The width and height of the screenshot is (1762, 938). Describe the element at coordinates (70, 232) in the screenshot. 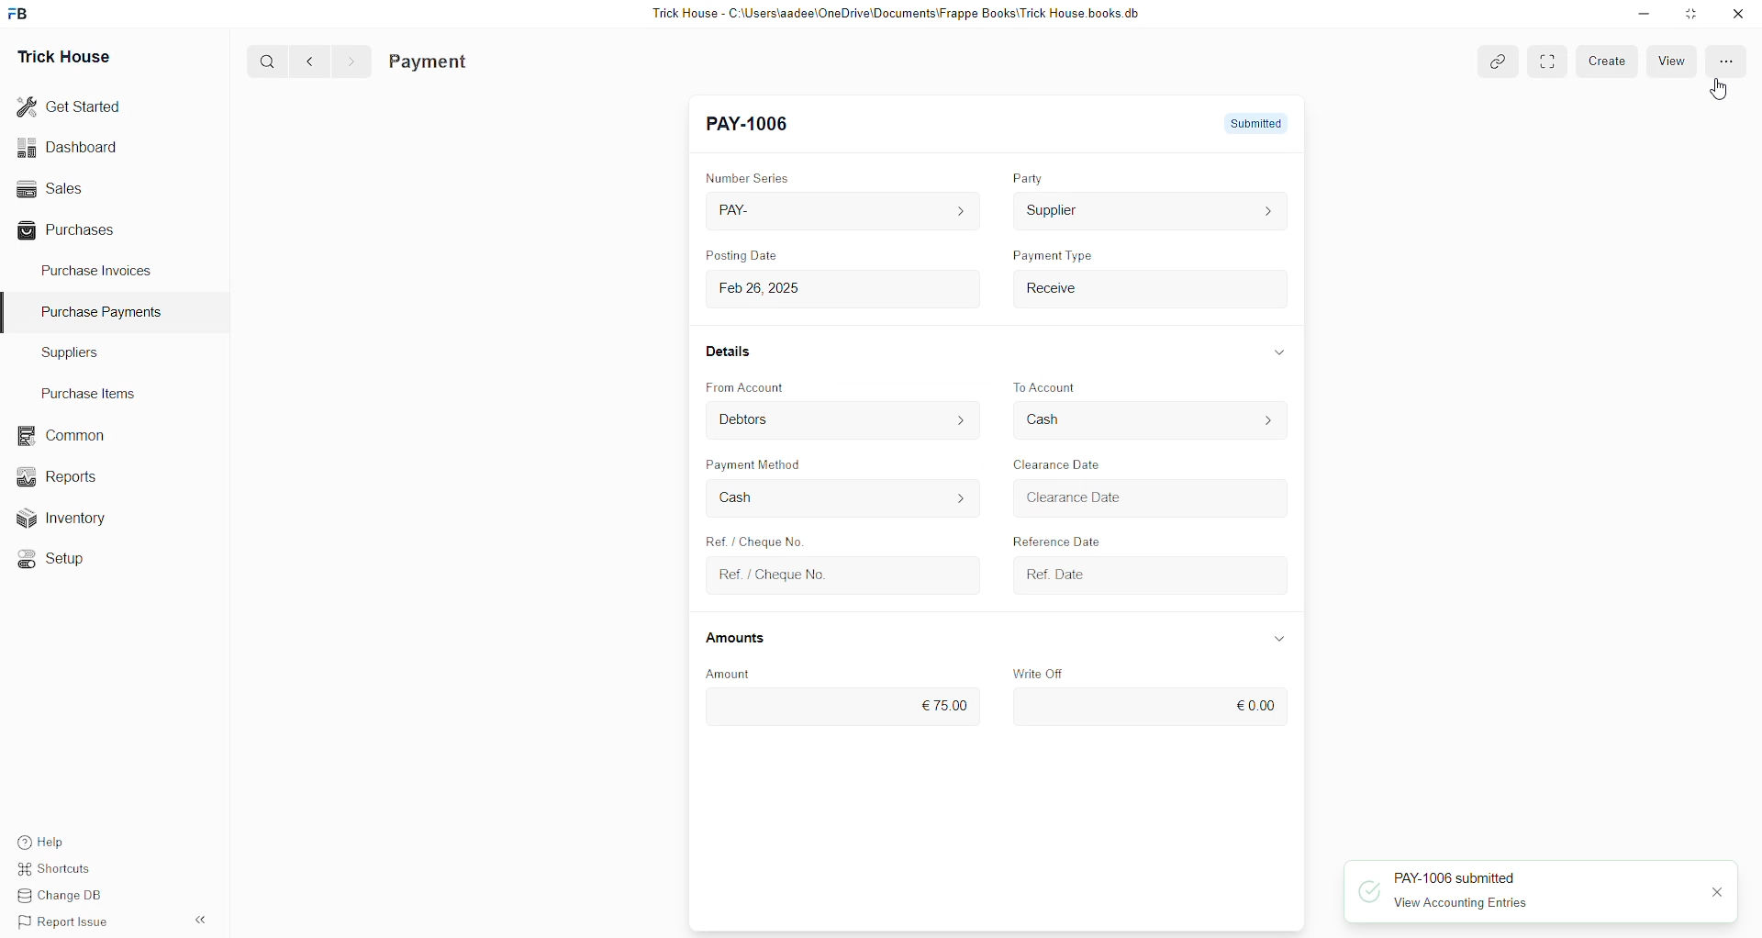

I see `Purchases` at that location.